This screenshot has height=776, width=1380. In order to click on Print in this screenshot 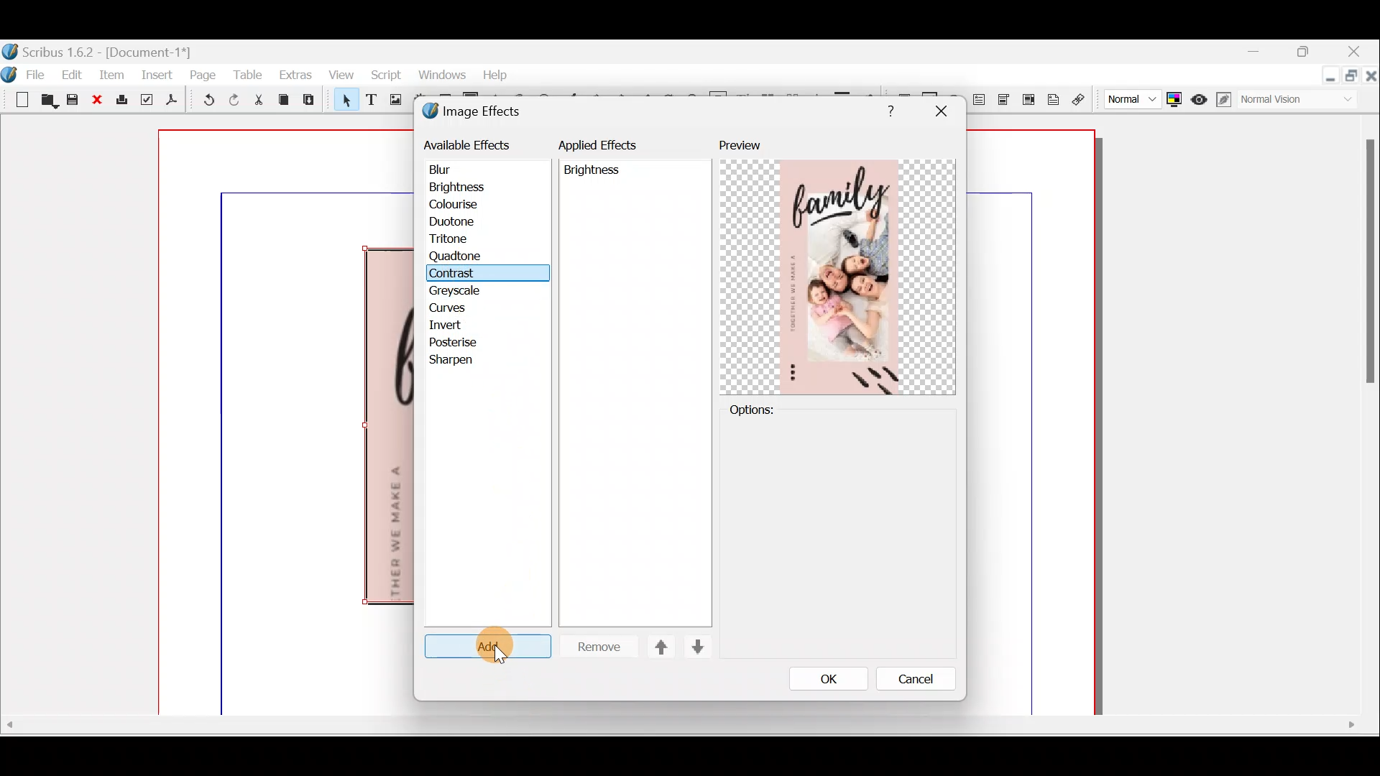, I will do `click(123, 101)`.